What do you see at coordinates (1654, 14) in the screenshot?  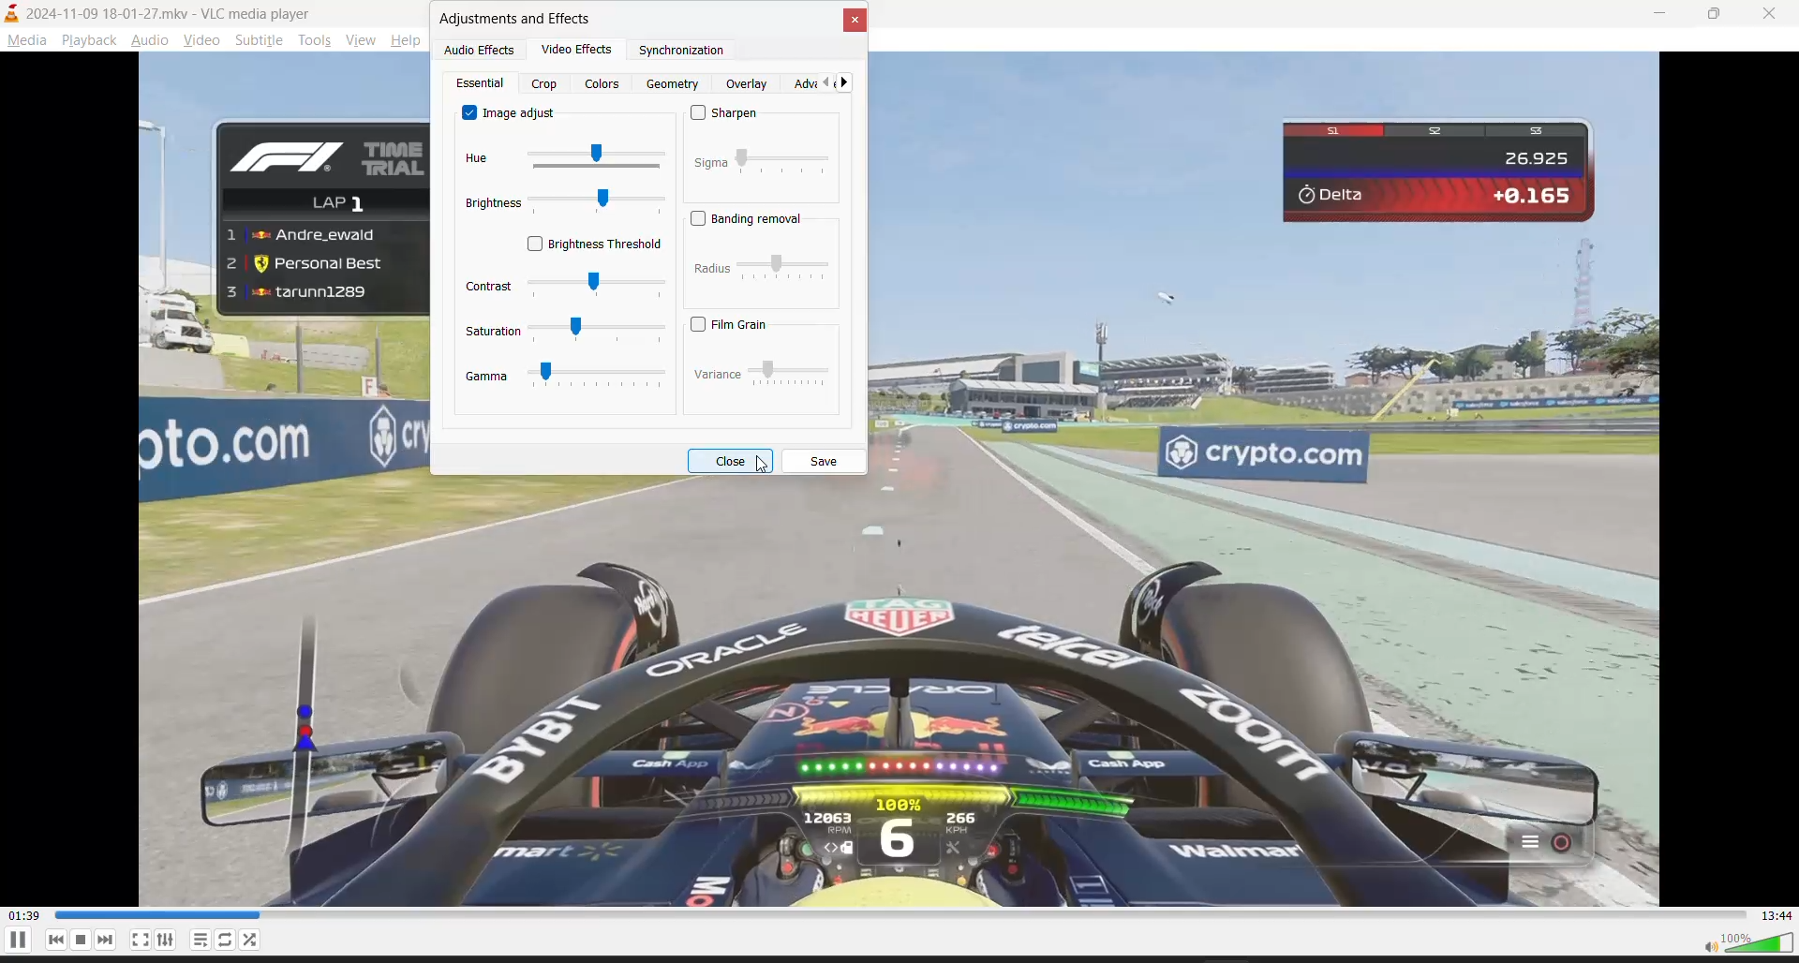 I see `minimize` at bounding box center [1654, 14].